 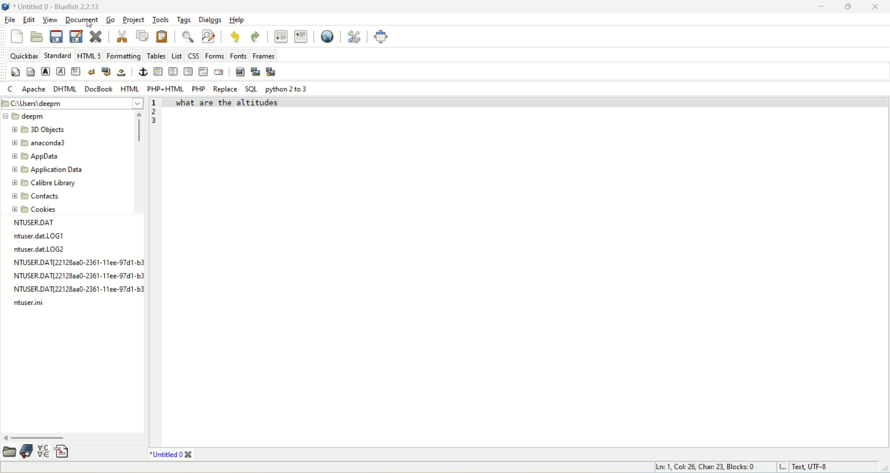 I want to click on unindent, so click(x=280, y=36).